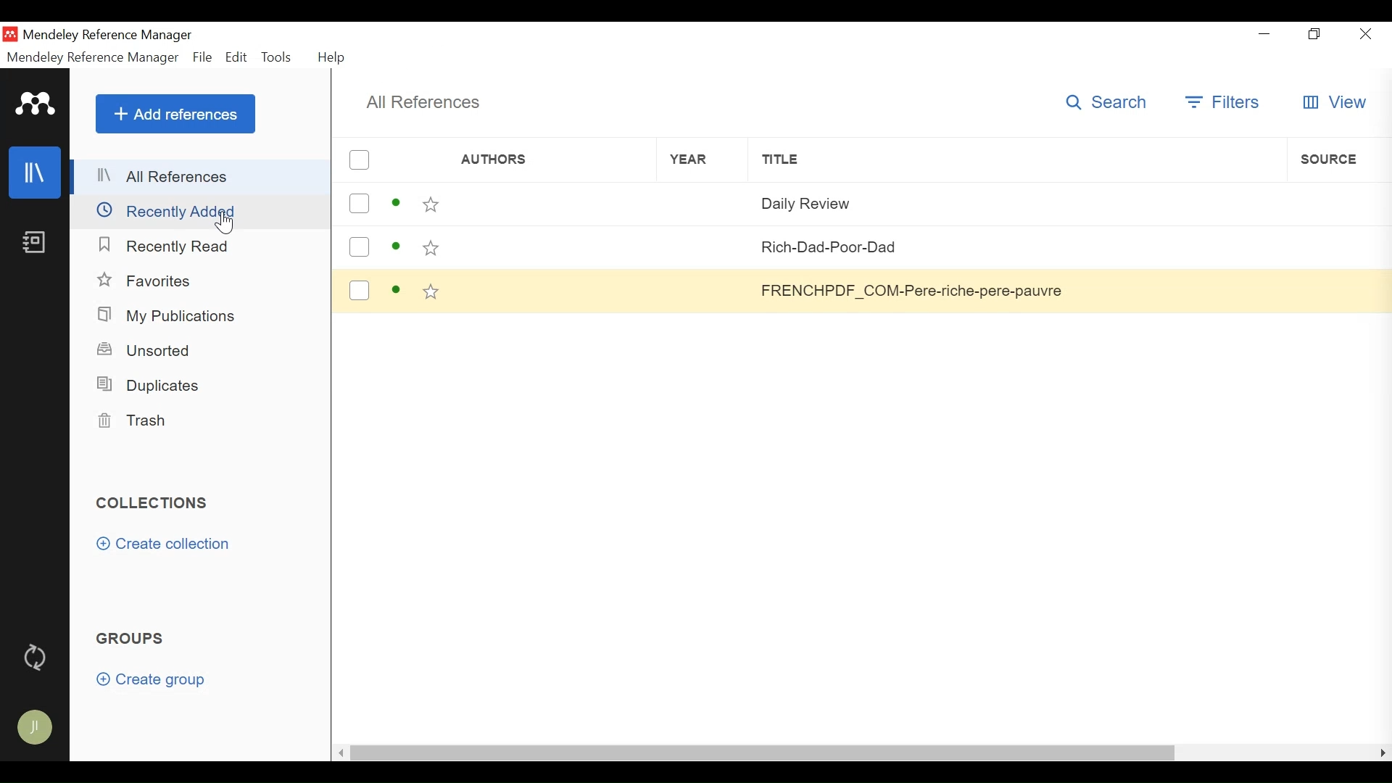 The width and height of the screenshot is (1392, 783). I want to click on (un)select Favorite, so click(430, 249).